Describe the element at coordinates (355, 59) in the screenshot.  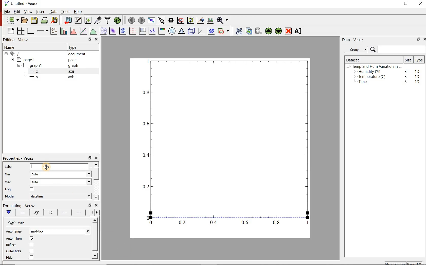
I see `Dataset` at that location.